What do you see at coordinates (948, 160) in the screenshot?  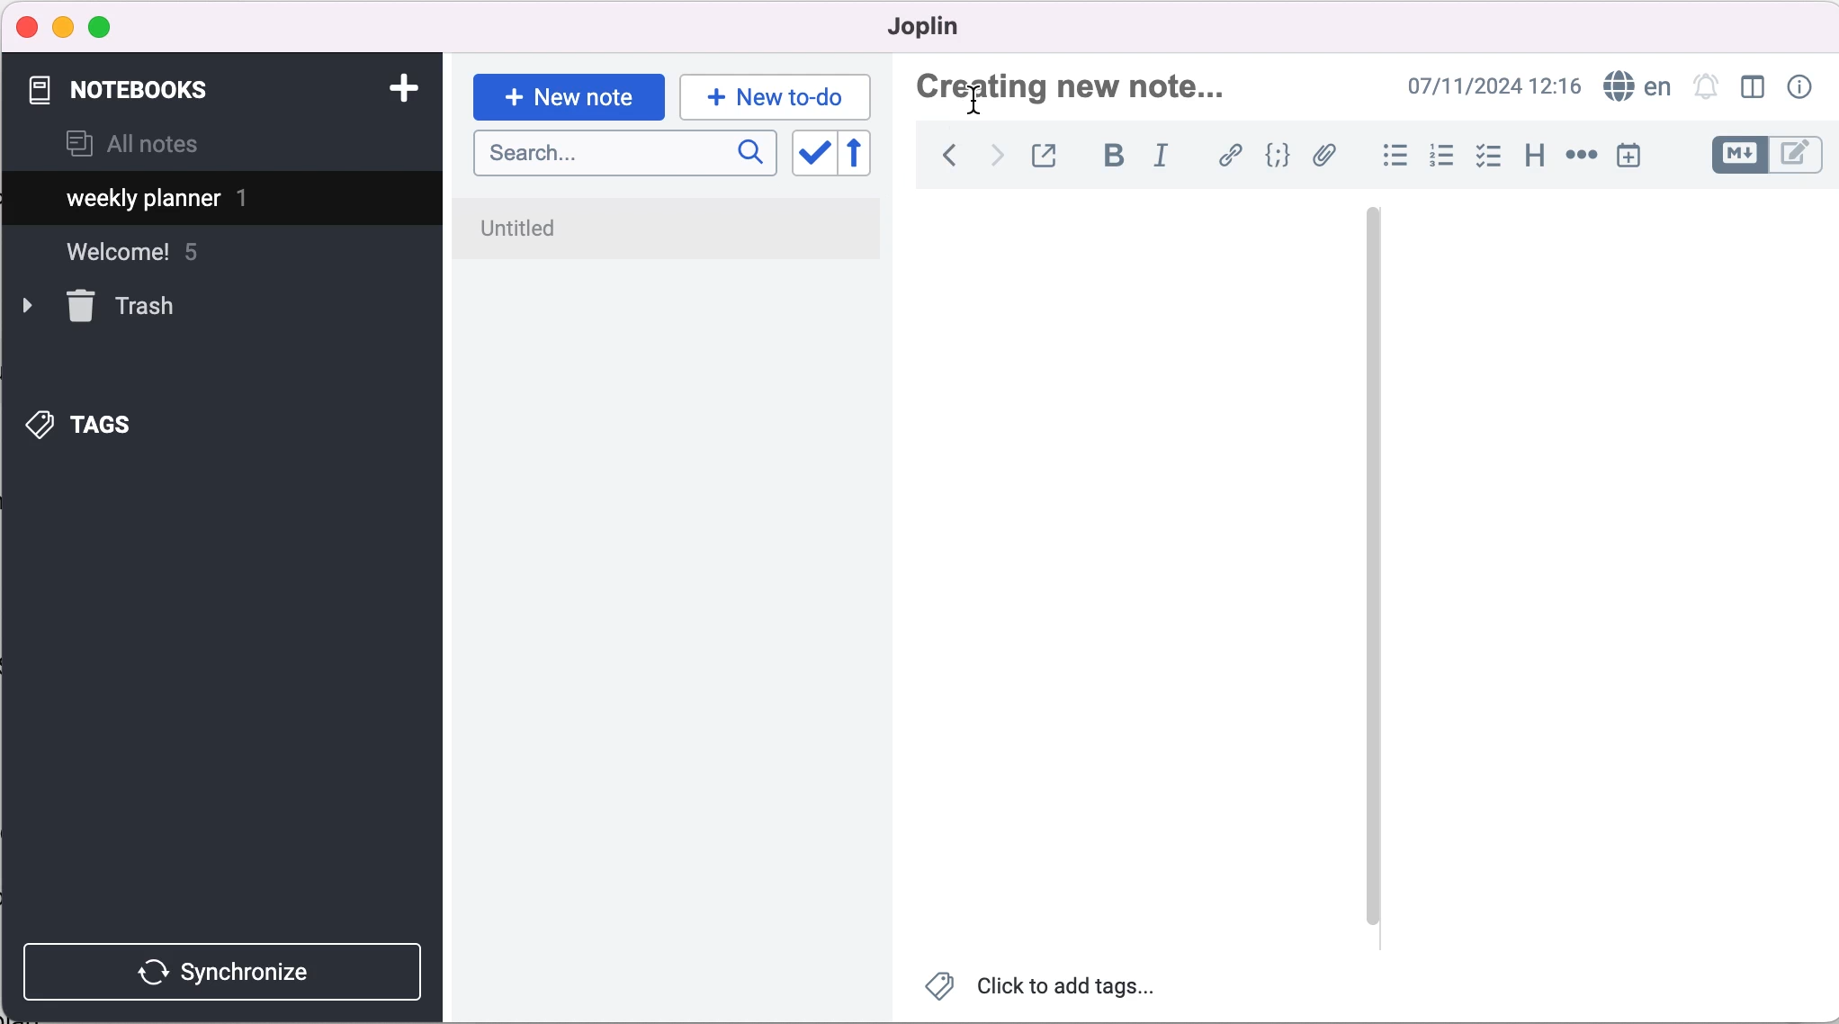 I see `back` at bounding box center [948, 160].